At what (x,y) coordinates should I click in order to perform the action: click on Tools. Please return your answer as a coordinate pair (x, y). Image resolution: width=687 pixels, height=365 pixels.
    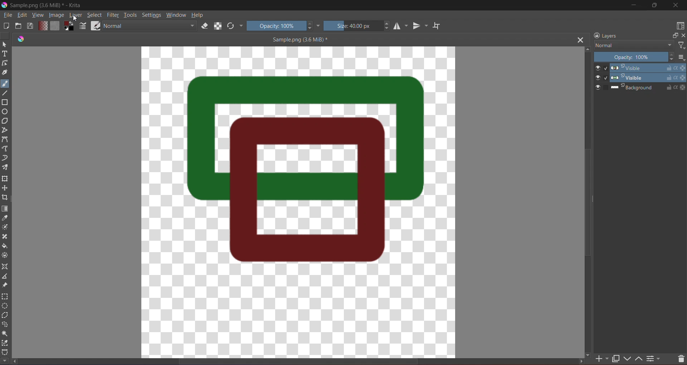
    Looking at the image, I should click on (130, 15).